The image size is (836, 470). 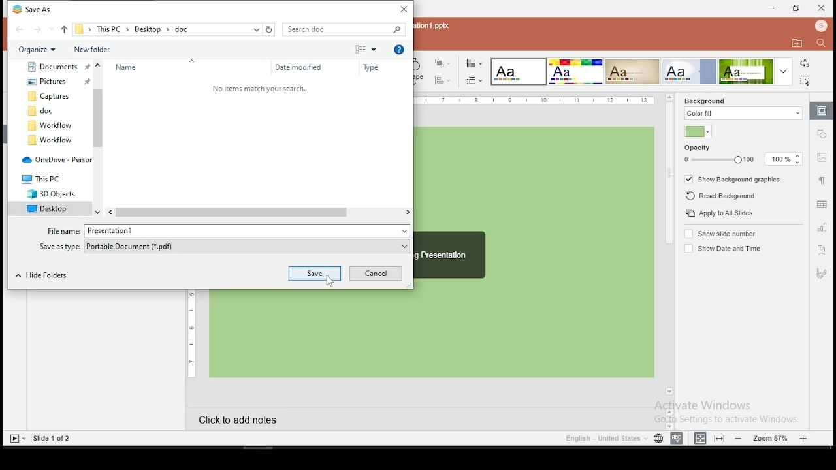 What do you see at coordinates (402, 9) in the screenshot?
I see `Close` at bounding box center [402, 9].